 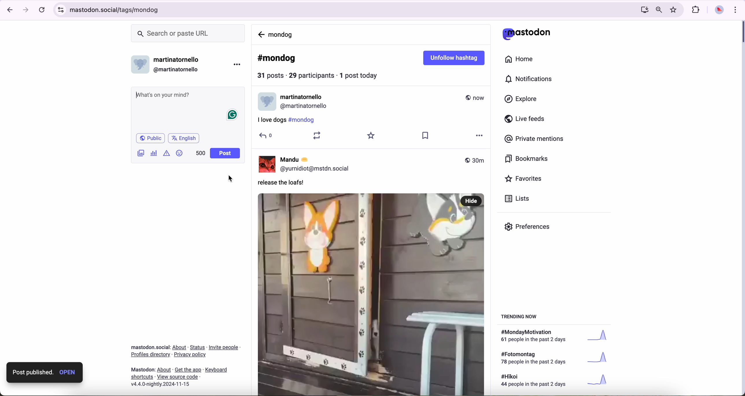 What do you see at coordinates (455, 58) in the screenshot?
I see `unfollow hashtag` at bounding box center [455, 58].